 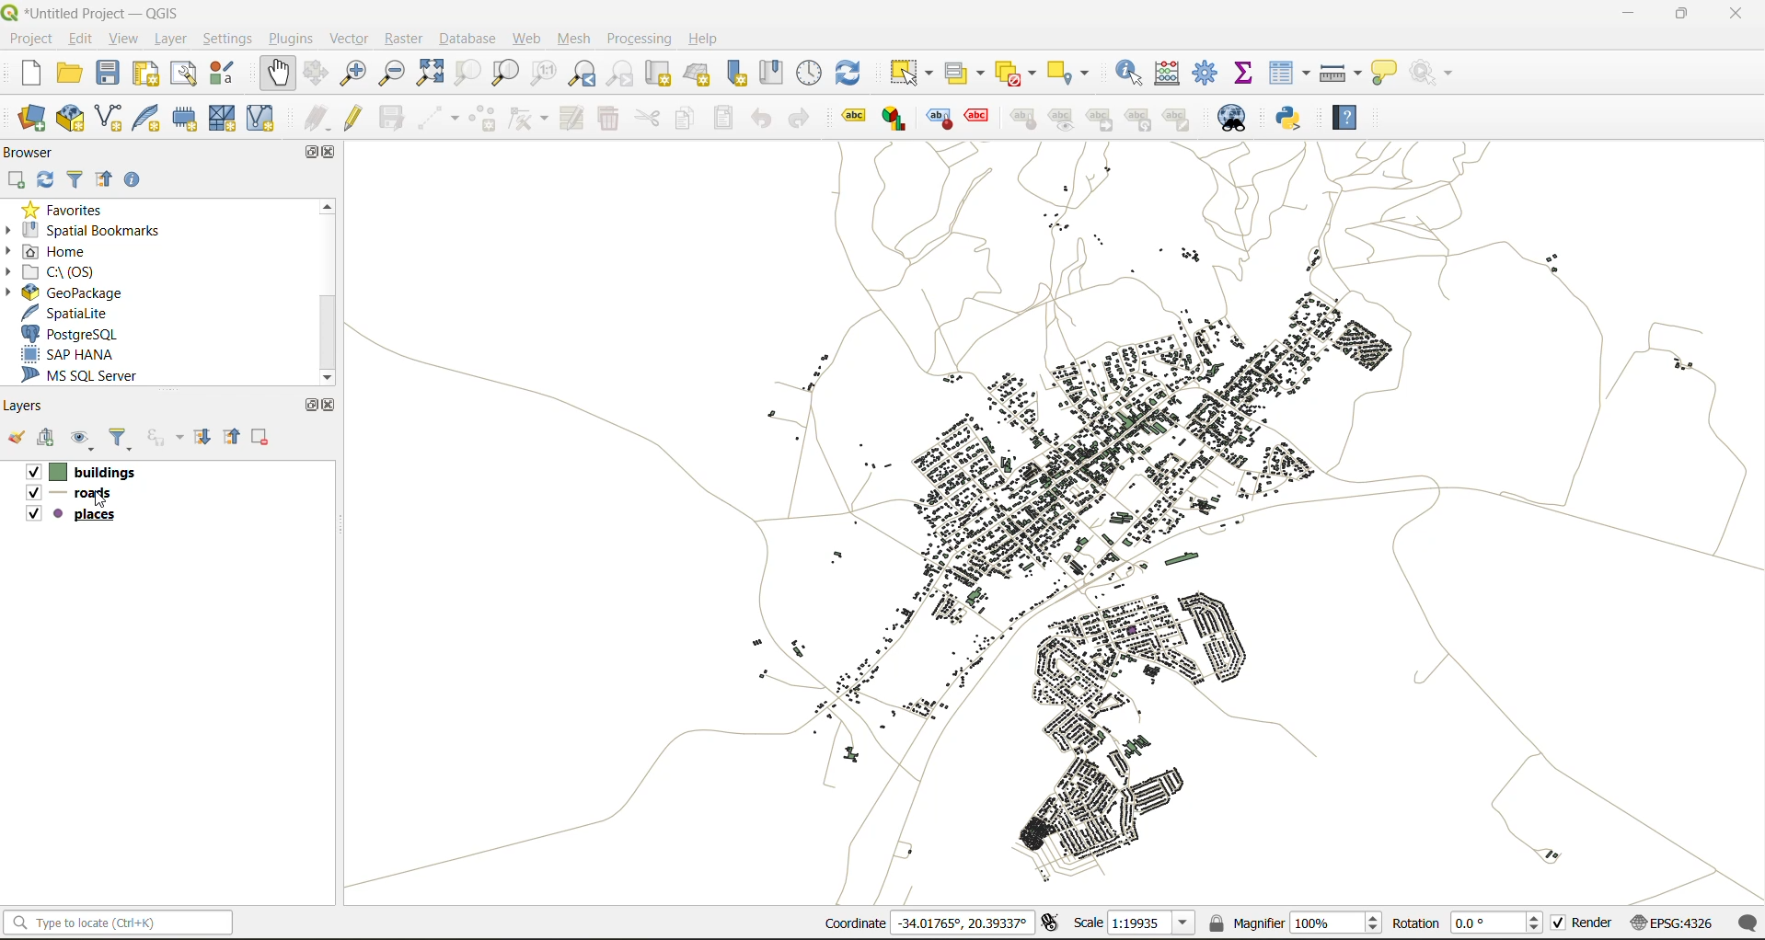 What do you see at coordinates (27, 405) in the screenshot?
I see `layers` at bounding box center [27, 405].